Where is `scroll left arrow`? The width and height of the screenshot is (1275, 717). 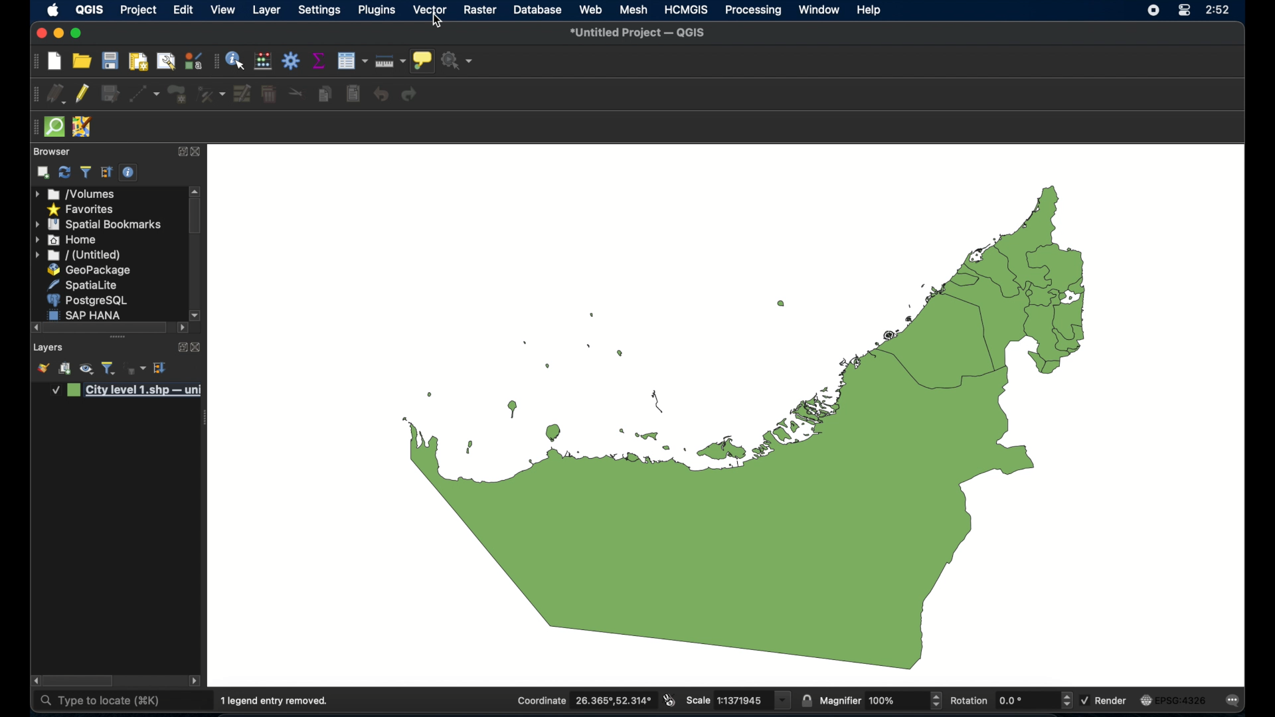 scroll left arrow is located at coordinates (196, 682).